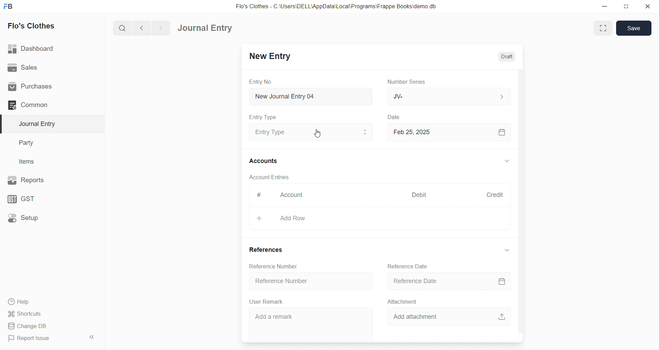 The image size is (659, 350). Describe the element at coordinates (48, 143) in the screenshot. I see `Party` at that location.